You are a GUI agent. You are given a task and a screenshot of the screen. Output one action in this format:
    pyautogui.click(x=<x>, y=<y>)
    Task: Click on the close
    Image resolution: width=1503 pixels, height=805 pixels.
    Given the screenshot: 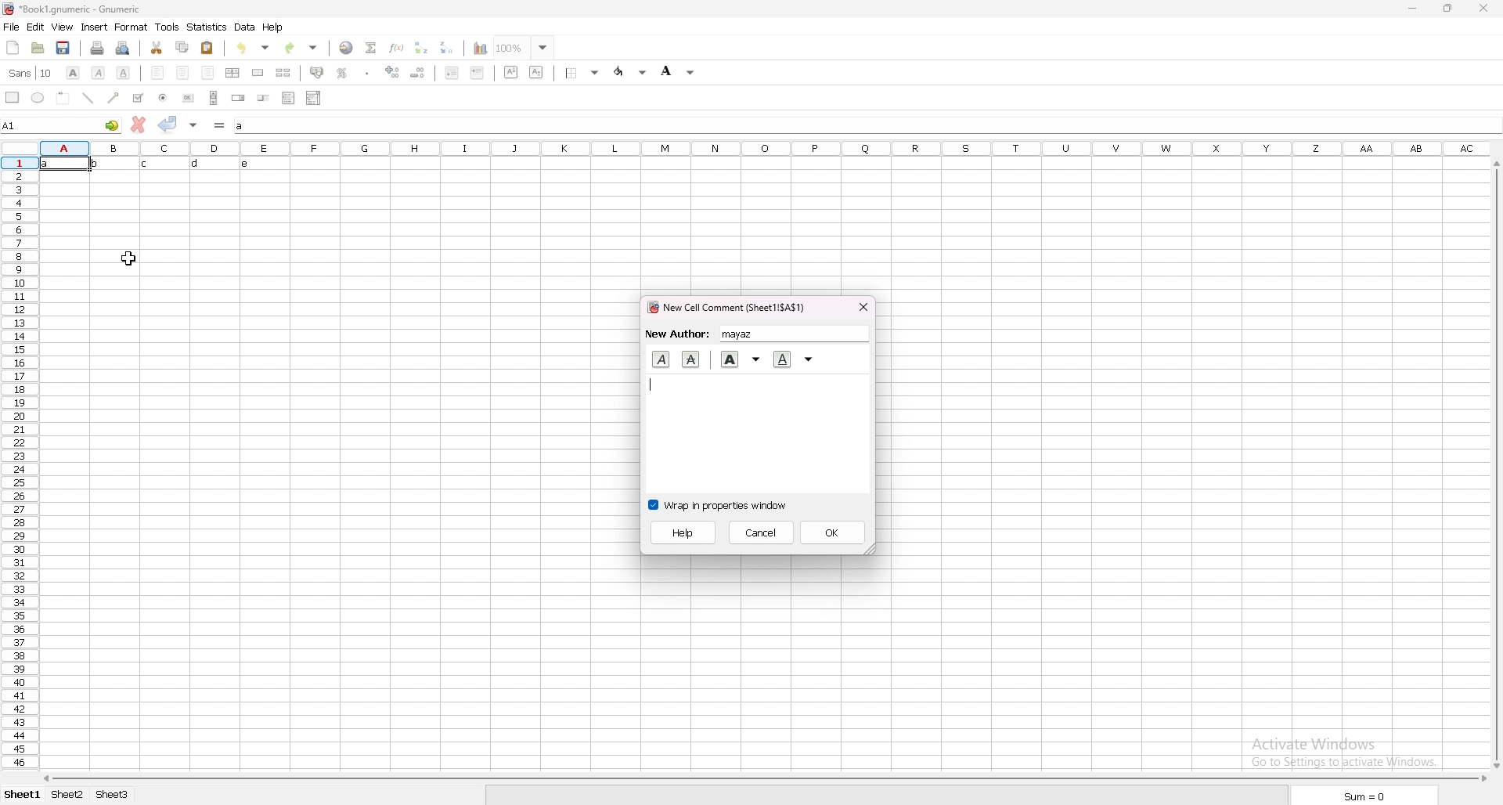 What is the action you would take?
    pyautogui.click(x=864, y=308)
    